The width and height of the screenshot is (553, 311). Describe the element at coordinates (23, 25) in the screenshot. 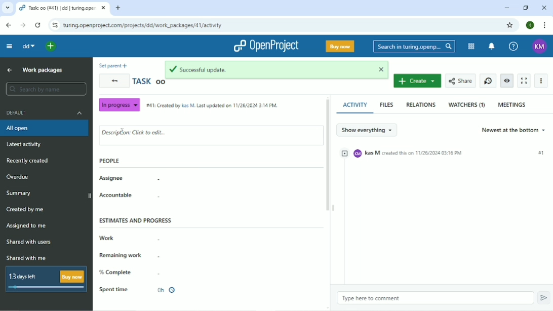

I see `Forward` at that location.